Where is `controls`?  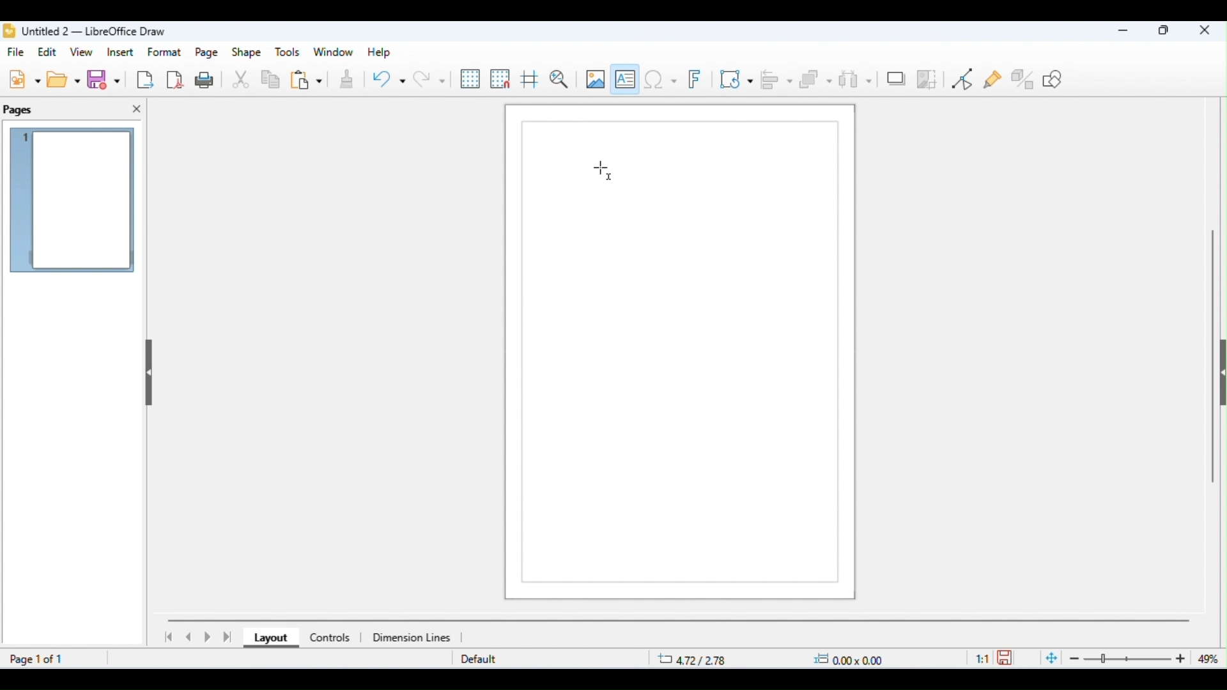 controls is located at coordinates (329, 638).